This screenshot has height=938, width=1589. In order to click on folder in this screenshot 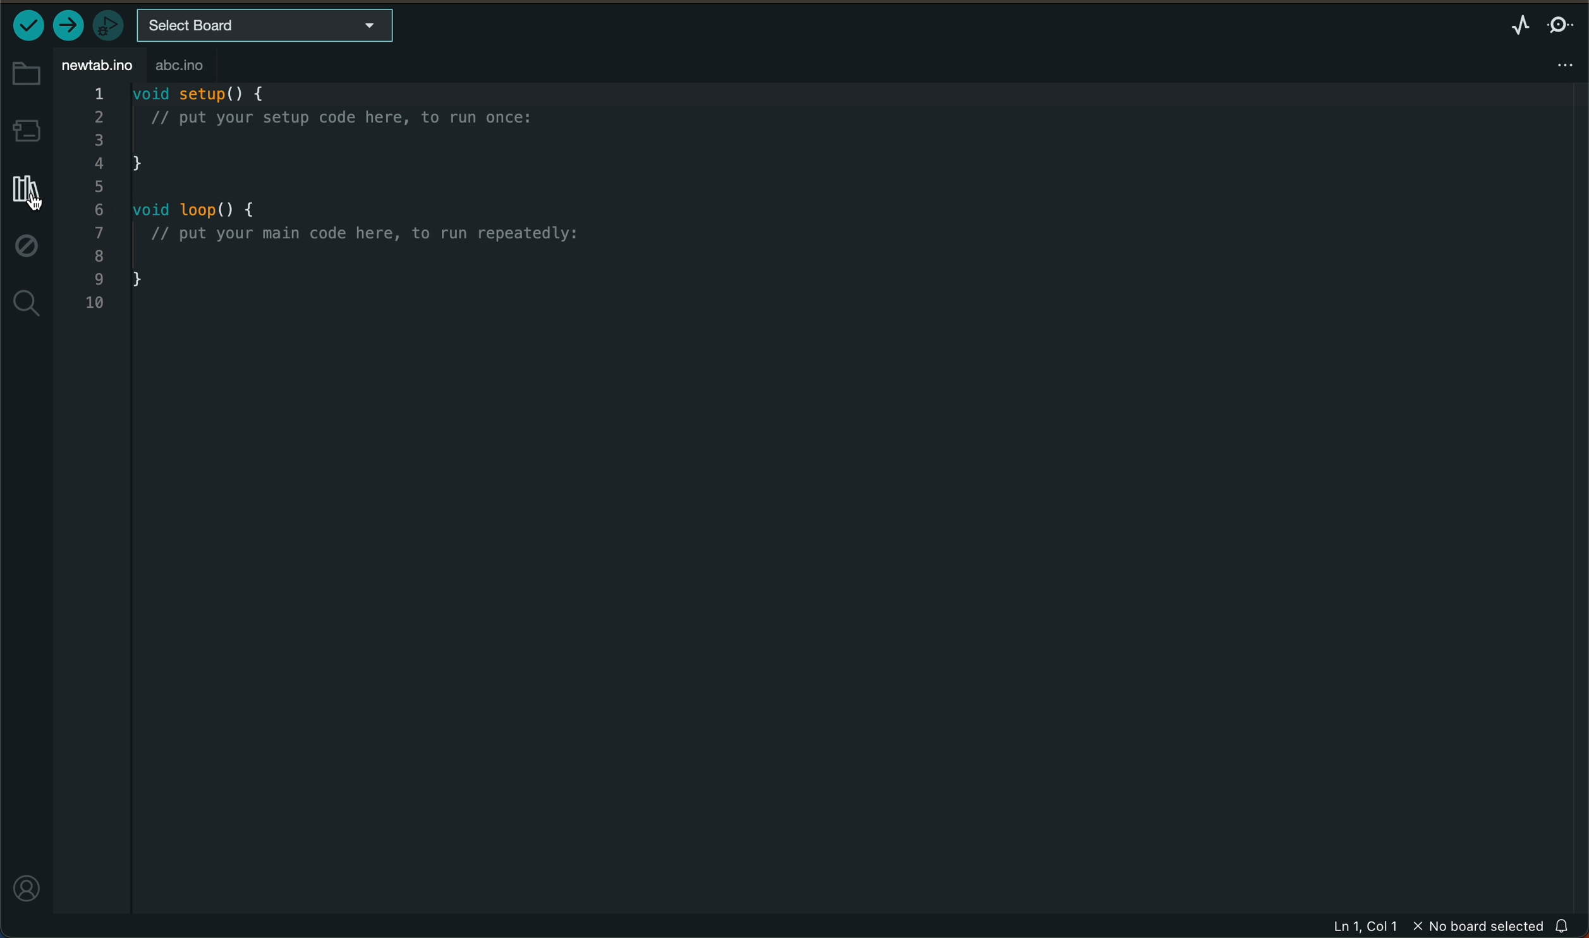, I will do `click(25, 73)`.